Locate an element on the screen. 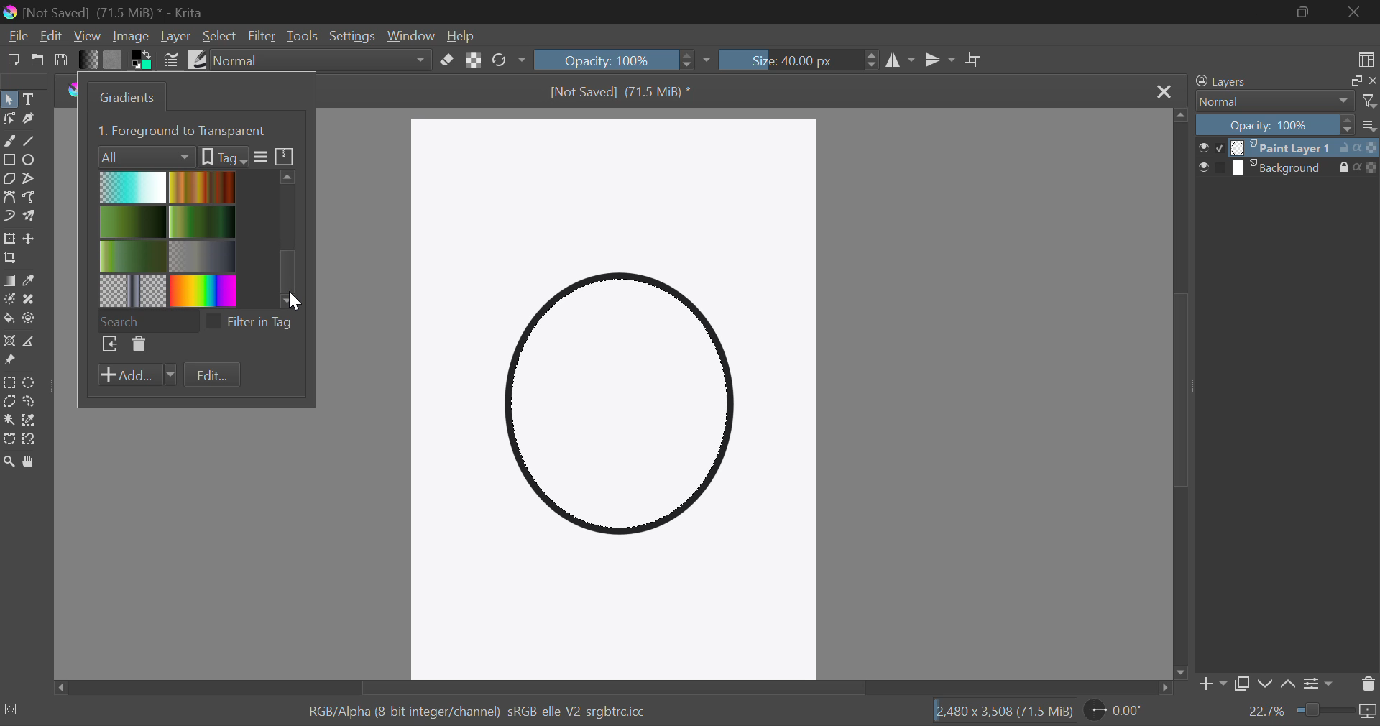  Shape Selected is located at coordinates (624, 410).